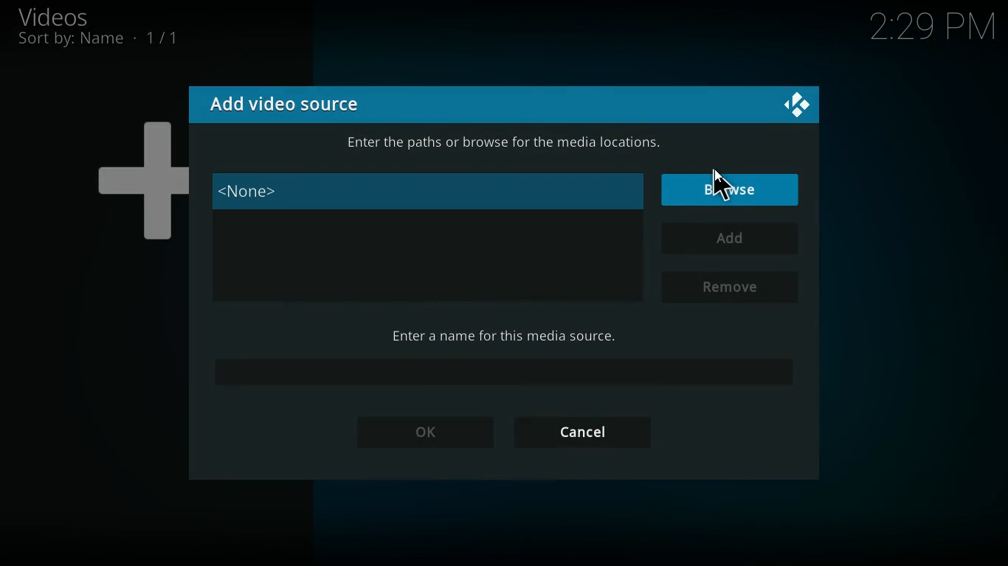 This screenshot has height=566, width=1008. What do you see at coordinates (933, 24) in the screenshot?
I see `2:29 PM` at bounding box center [933, 24].